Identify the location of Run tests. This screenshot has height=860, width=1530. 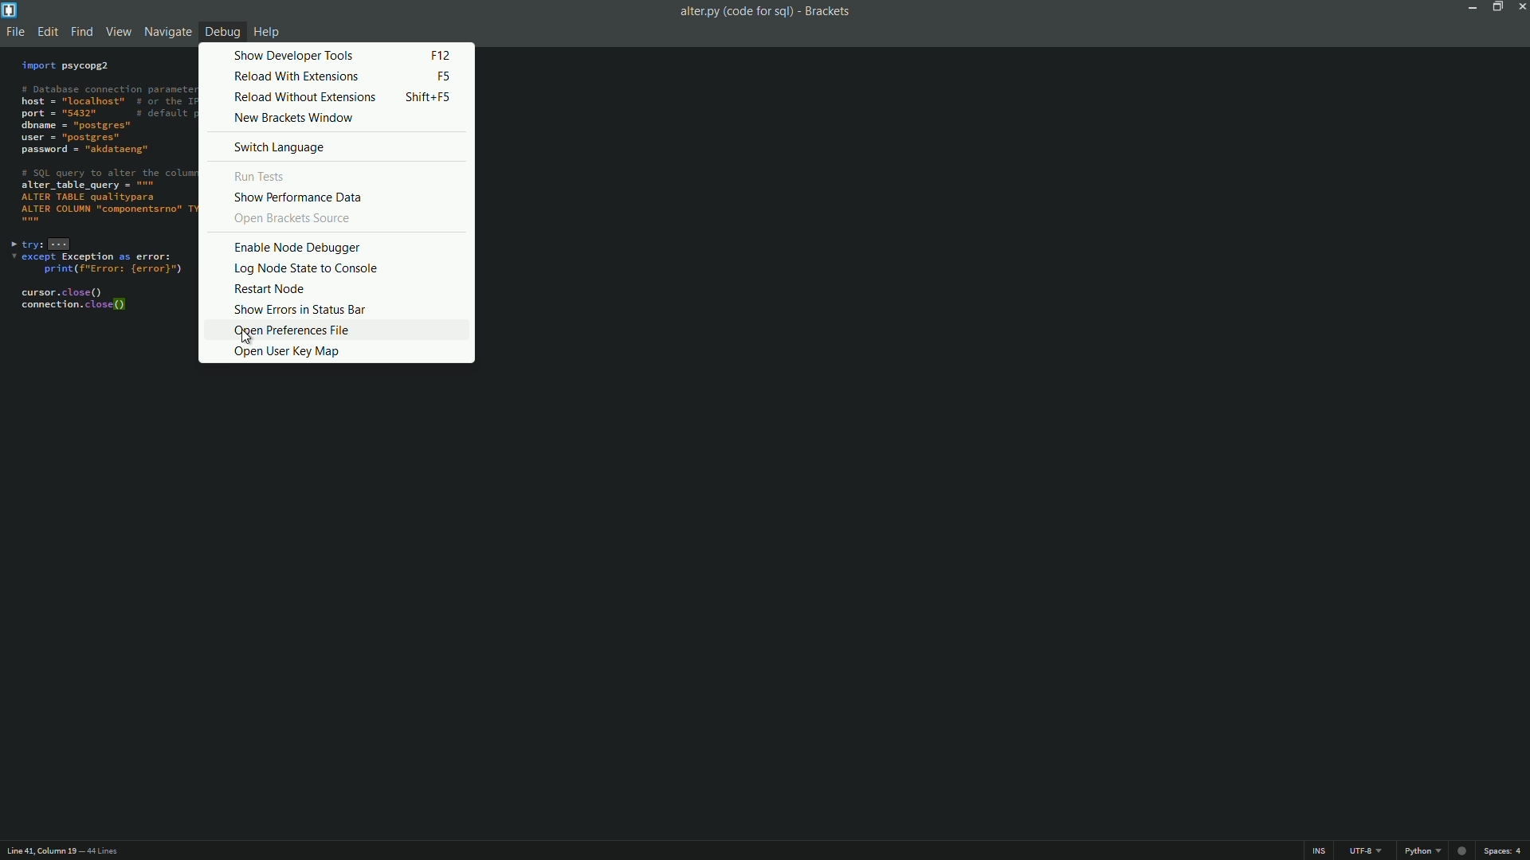
(330, 176).